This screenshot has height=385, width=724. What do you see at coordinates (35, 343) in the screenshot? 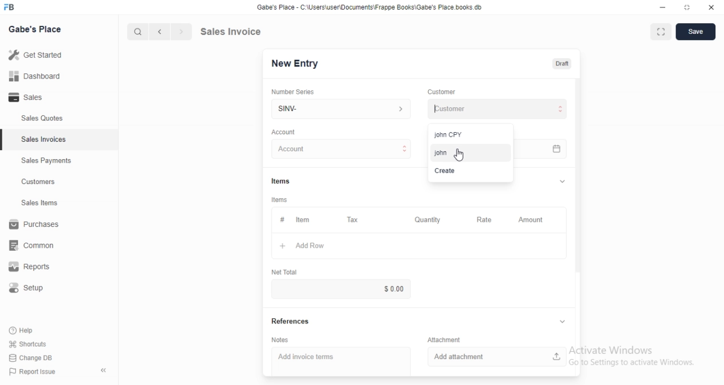
I see `Shortcuts` at bounding box center [35, 343].